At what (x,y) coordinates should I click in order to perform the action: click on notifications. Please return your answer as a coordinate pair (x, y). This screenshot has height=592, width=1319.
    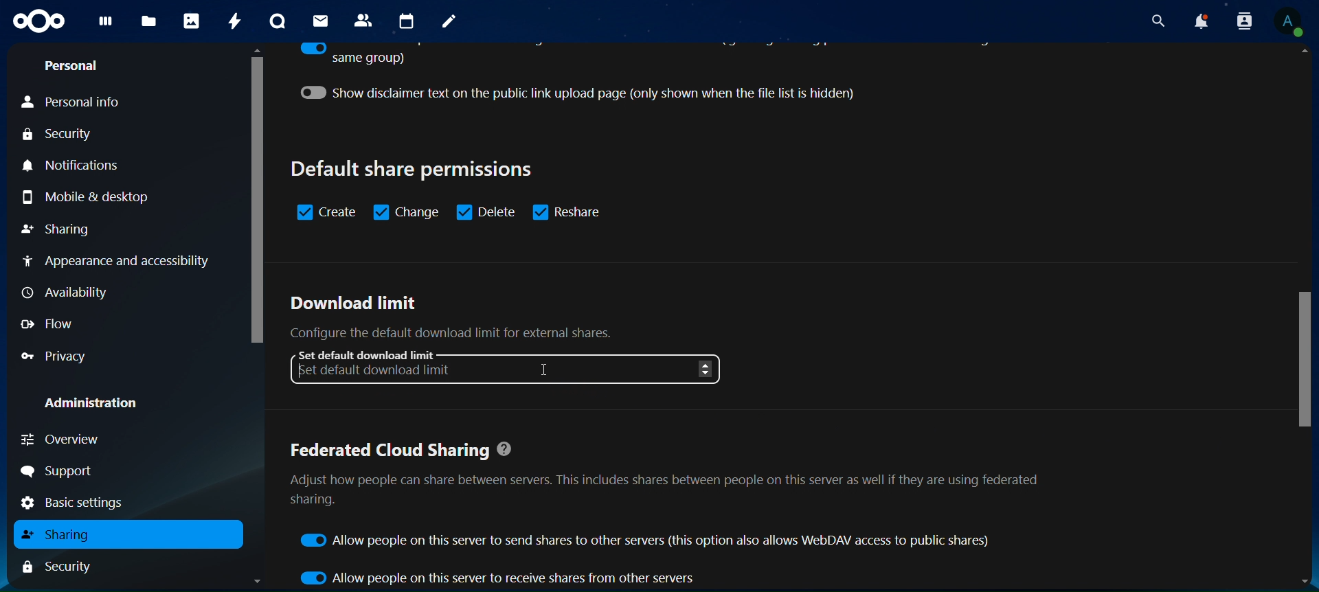
    Looking at the image, I should click on (83, 167).